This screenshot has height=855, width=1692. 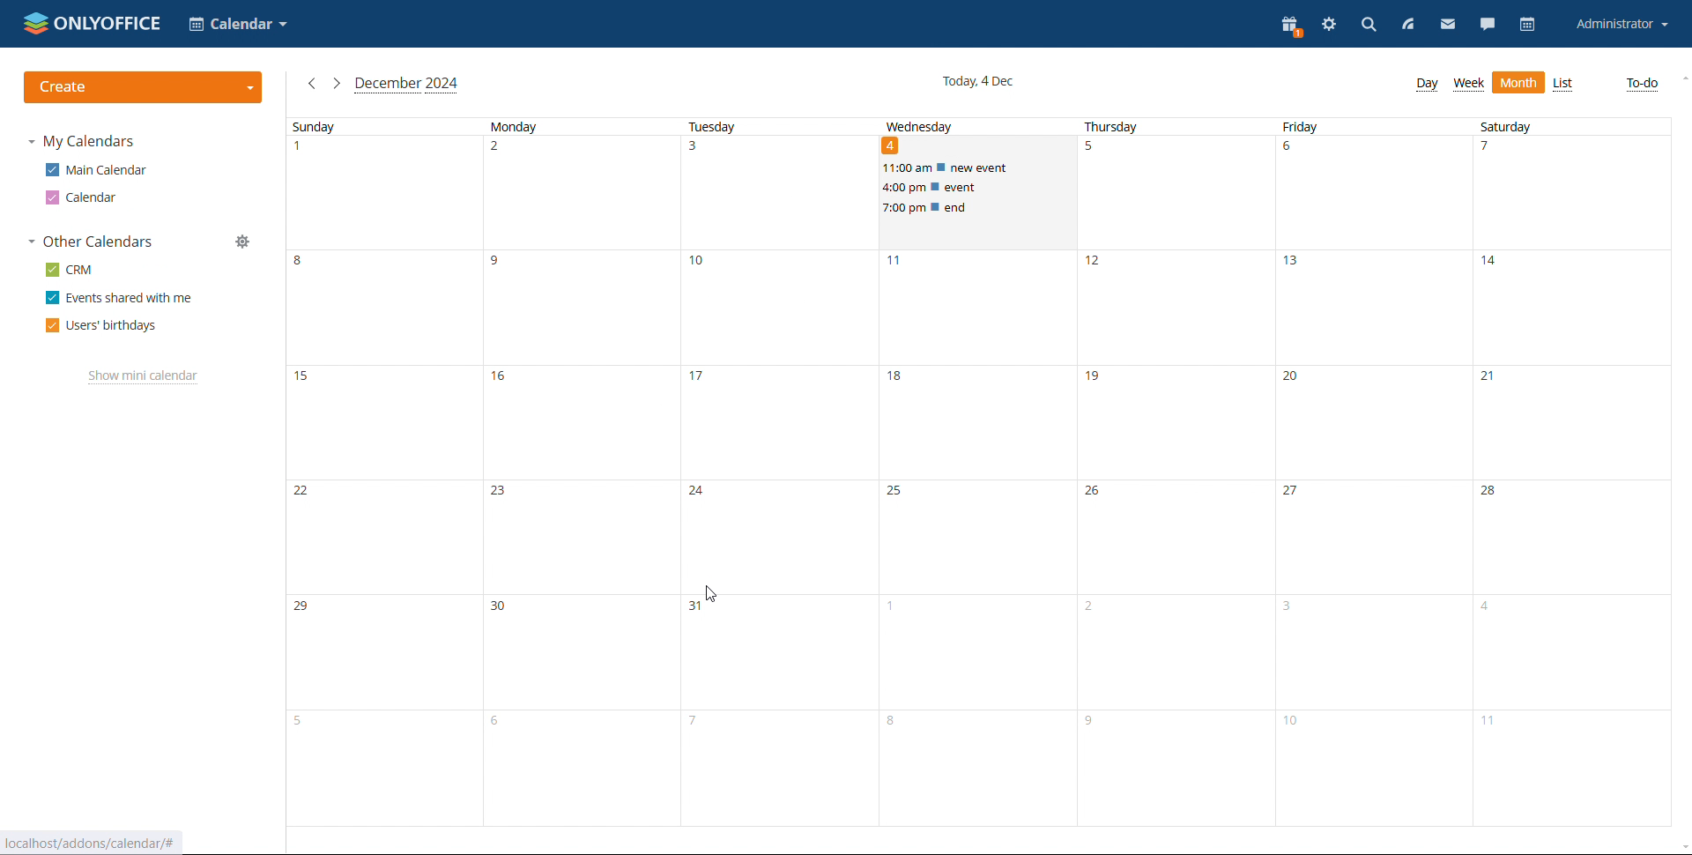 What do you see at coordinates (1368, 25) in the screenshot?
I see `search` at bounding box center [1368, 25].